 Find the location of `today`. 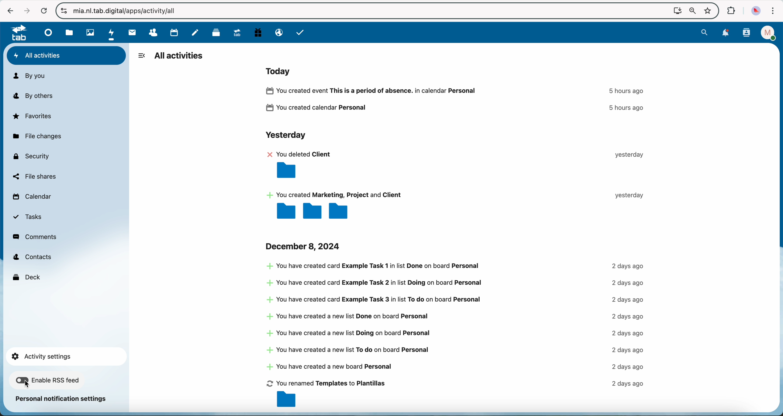

today is located at coordinates (280, 71).